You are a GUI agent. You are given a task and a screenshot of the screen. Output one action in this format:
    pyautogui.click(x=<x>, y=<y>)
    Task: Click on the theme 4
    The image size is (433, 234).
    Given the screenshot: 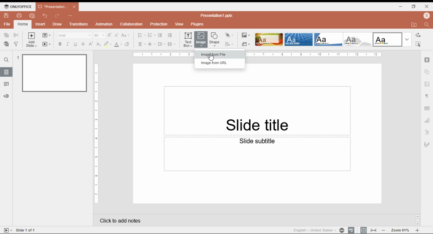 What is the action you would take?
    pyautogui.click(x=357, y=40)
    